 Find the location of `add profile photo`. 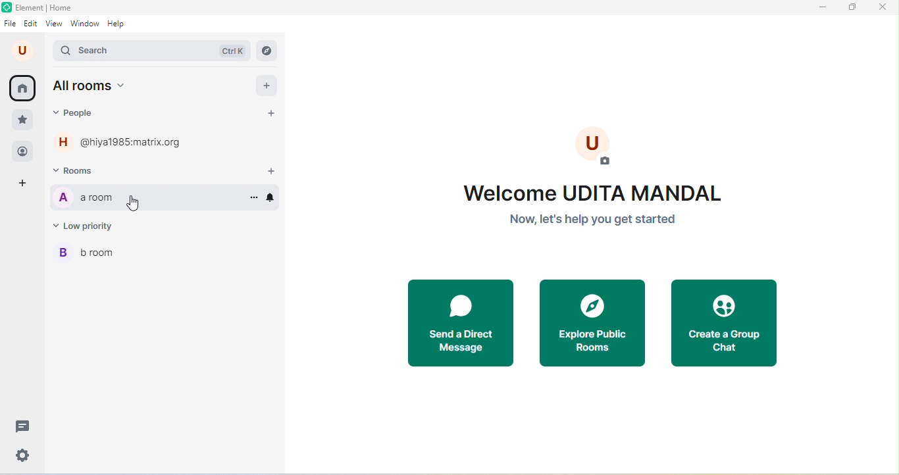

add profile photo is located at coordinates (594, 147).